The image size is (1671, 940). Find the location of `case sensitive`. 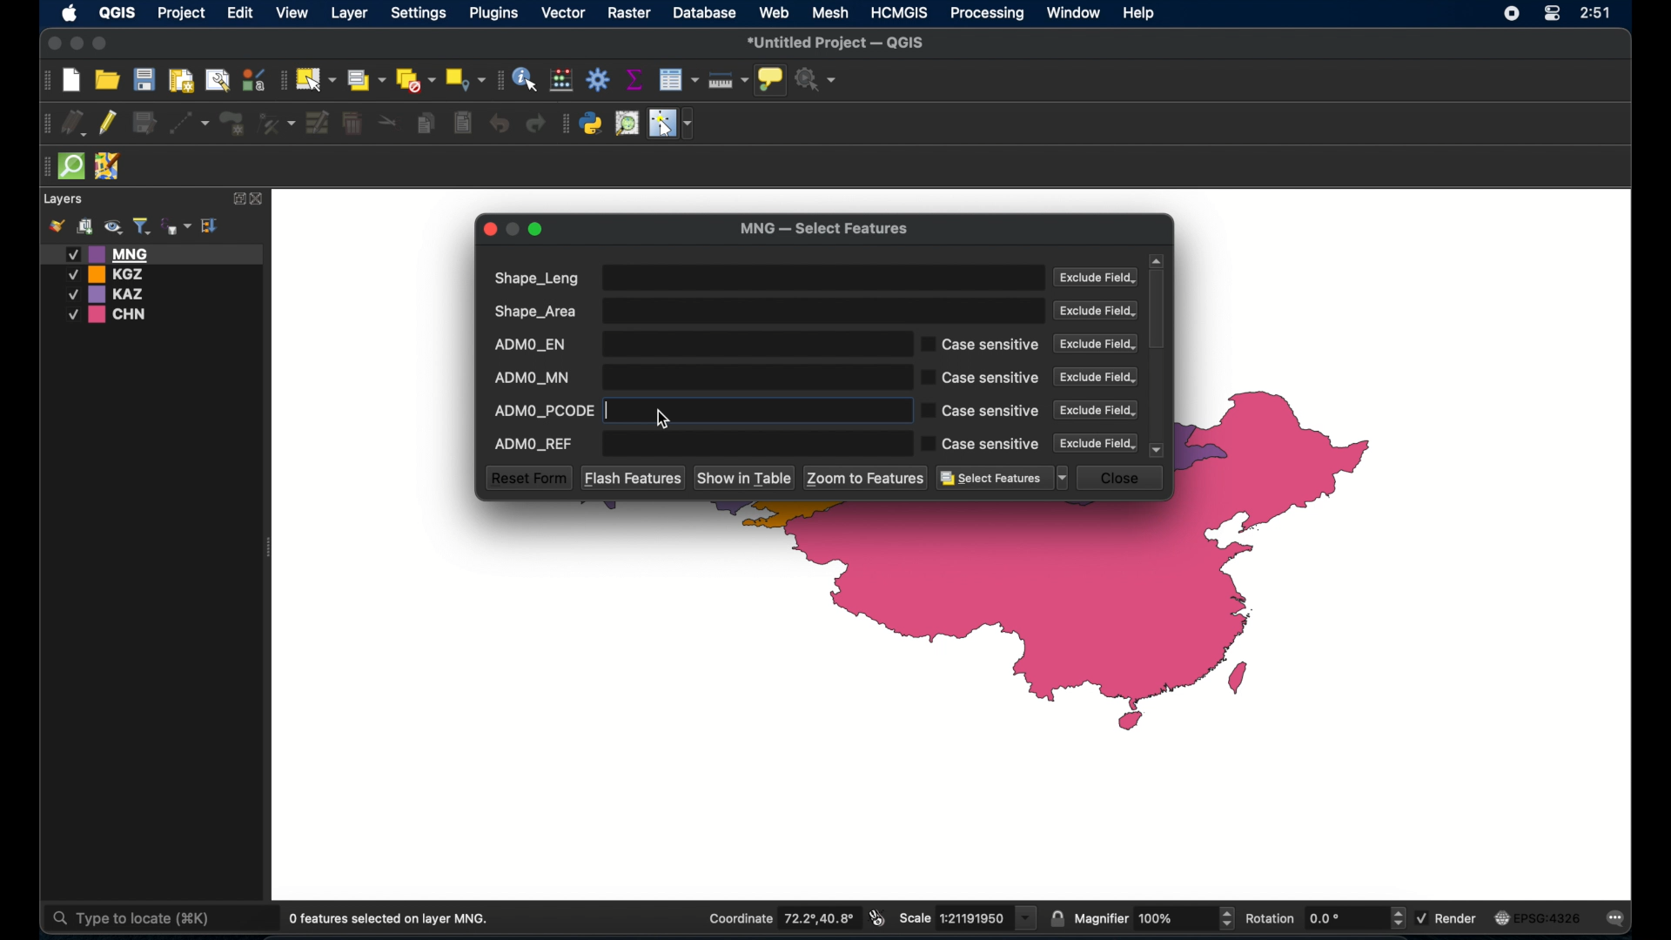

case sensitive is located at coordinates (981, 444).